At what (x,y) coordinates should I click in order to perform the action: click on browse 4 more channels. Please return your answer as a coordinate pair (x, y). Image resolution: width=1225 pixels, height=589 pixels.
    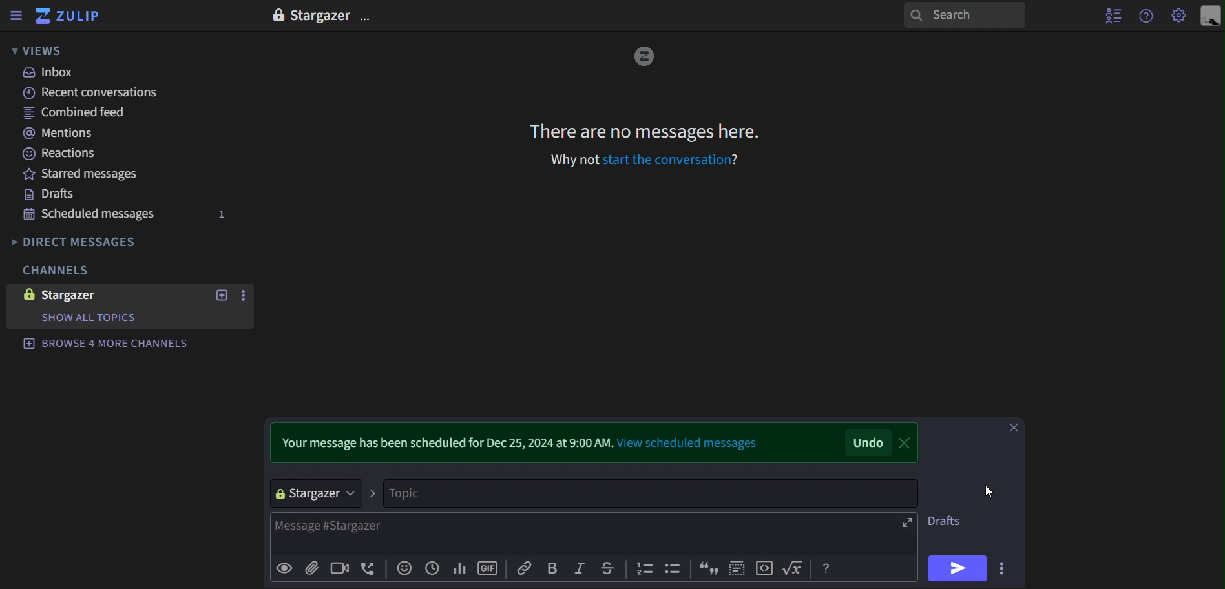
    Looking at the image, I should click on (108, 340).